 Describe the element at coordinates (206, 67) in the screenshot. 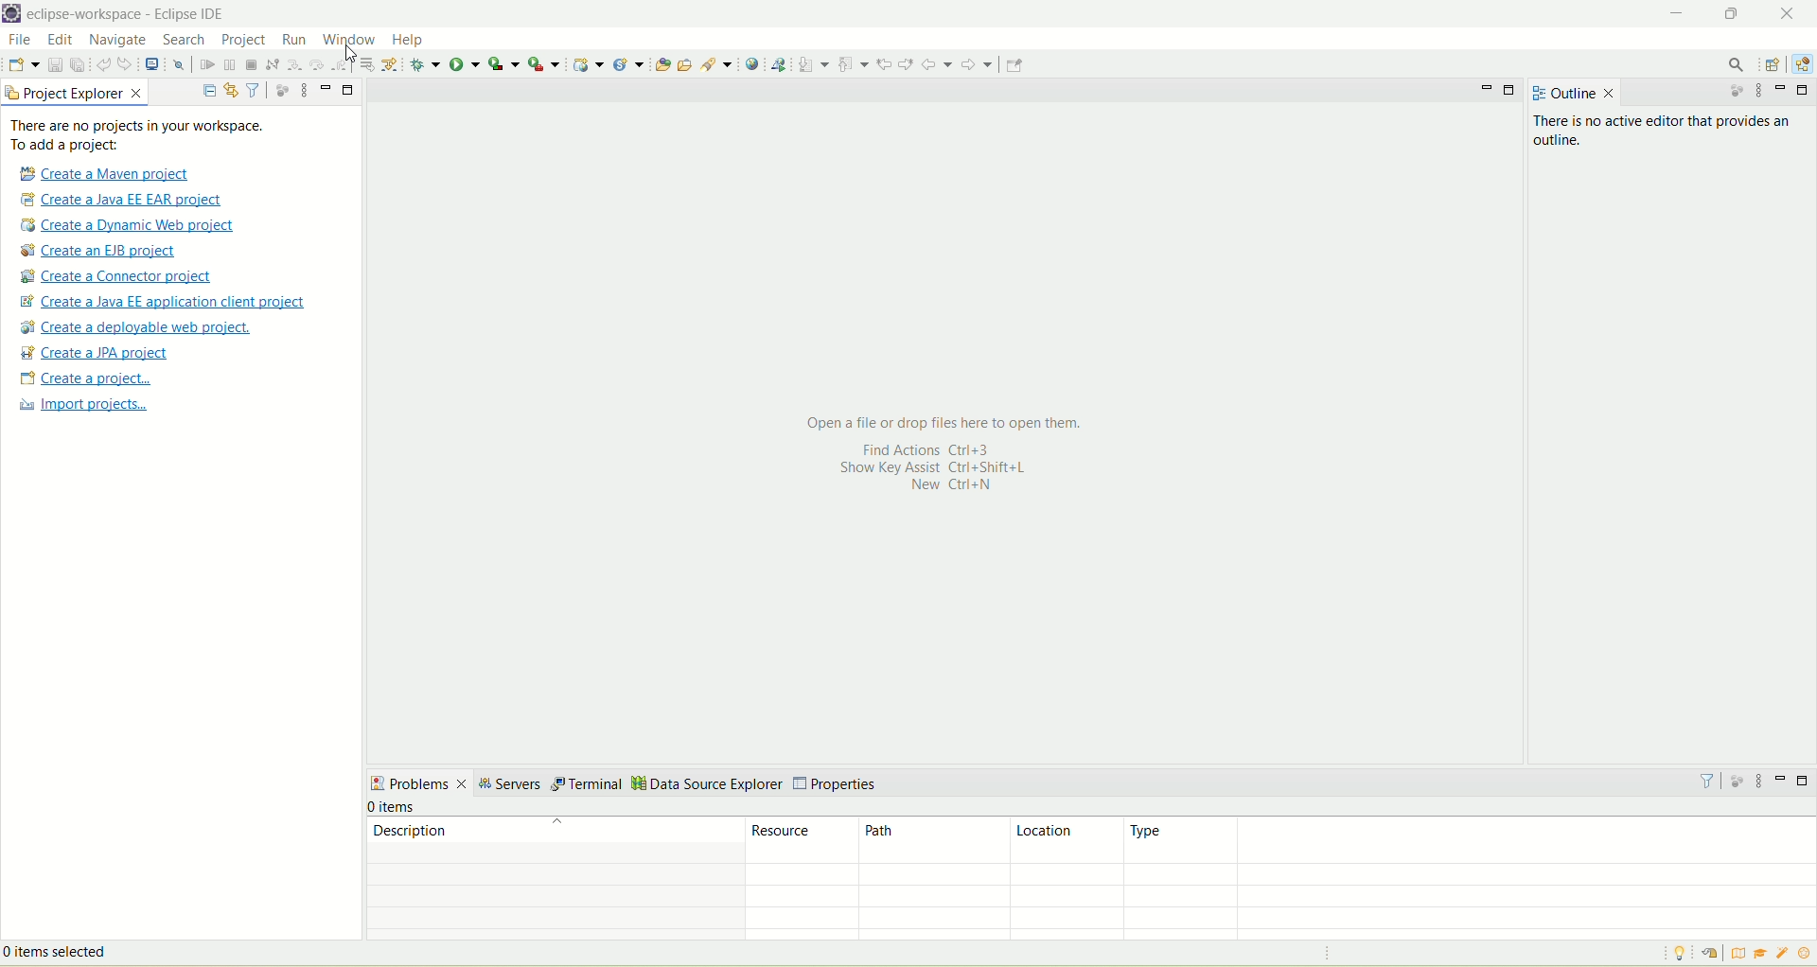

I see `resume` at that location.